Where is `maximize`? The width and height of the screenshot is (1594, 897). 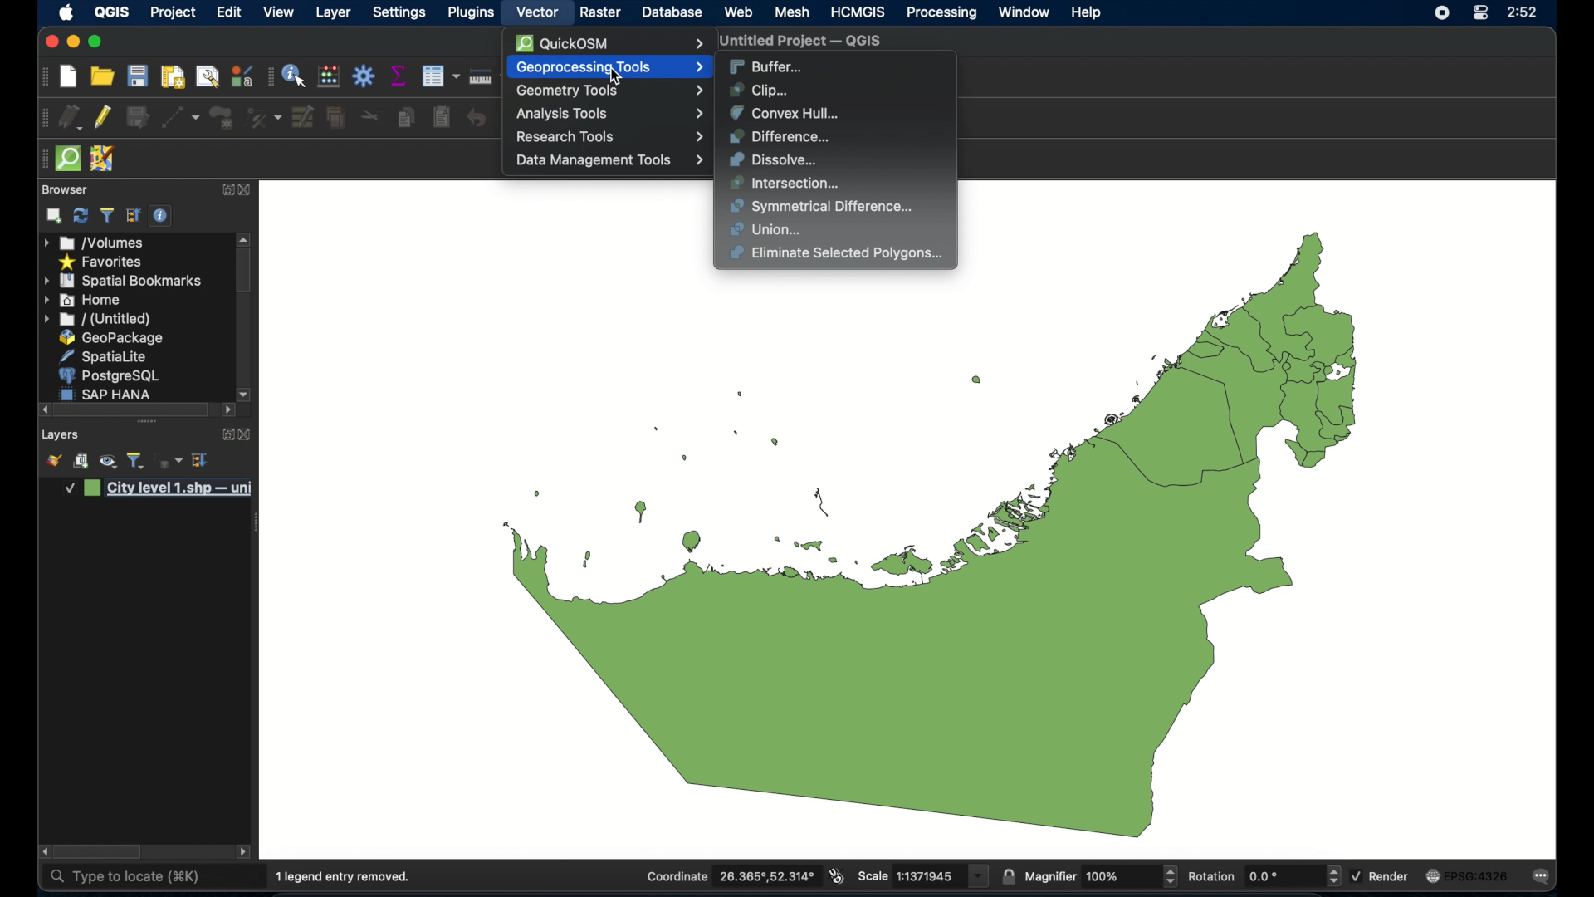 maximize is located at coordinates (96, 42).